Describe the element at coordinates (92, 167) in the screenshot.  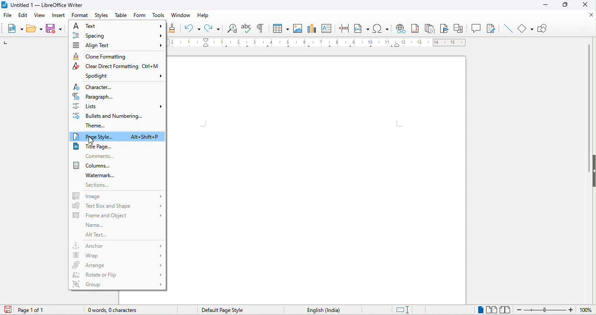
I see `columns` at that location.